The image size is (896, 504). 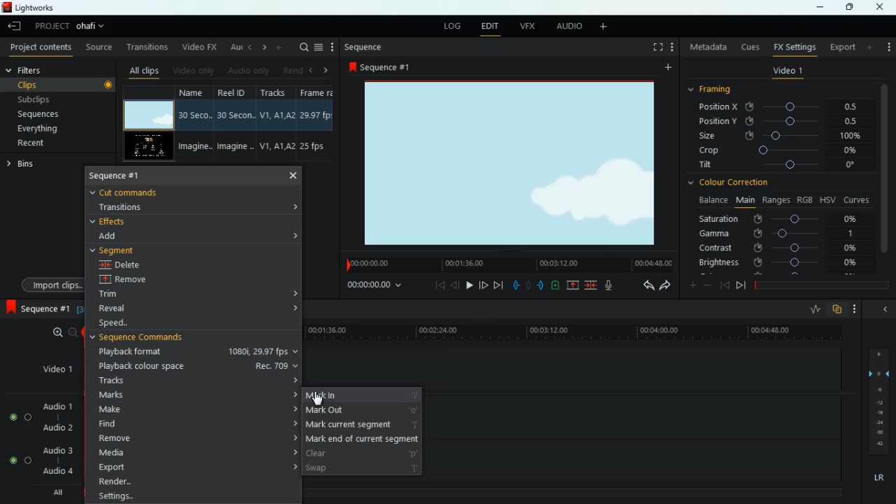 I want to click on find, so click(x=198, y=423).